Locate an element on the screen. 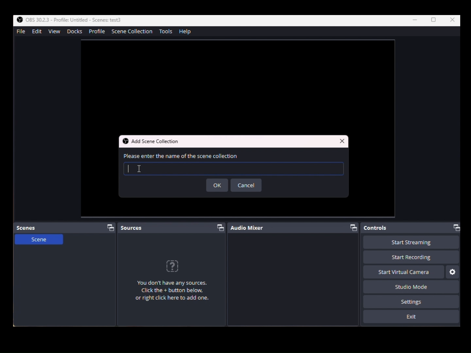  cursor is located at coordinates (138, 169).